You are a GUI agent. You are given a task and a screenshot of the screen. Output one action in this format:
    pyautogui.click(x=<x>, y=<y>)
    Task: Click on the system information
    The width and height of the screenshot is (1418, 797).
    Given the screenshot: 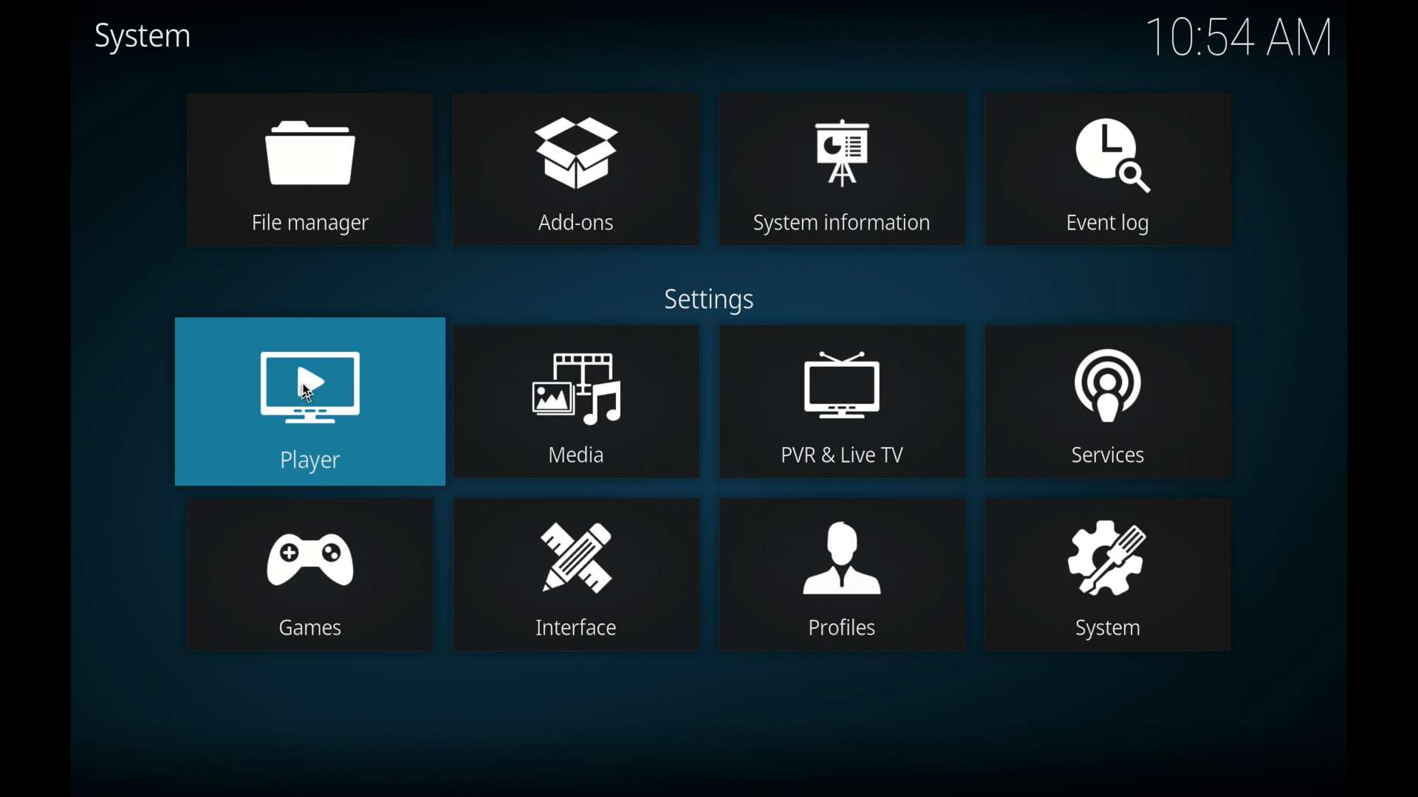 What is the action you would take?
    pyautogui.click(x=843, y=169)
    